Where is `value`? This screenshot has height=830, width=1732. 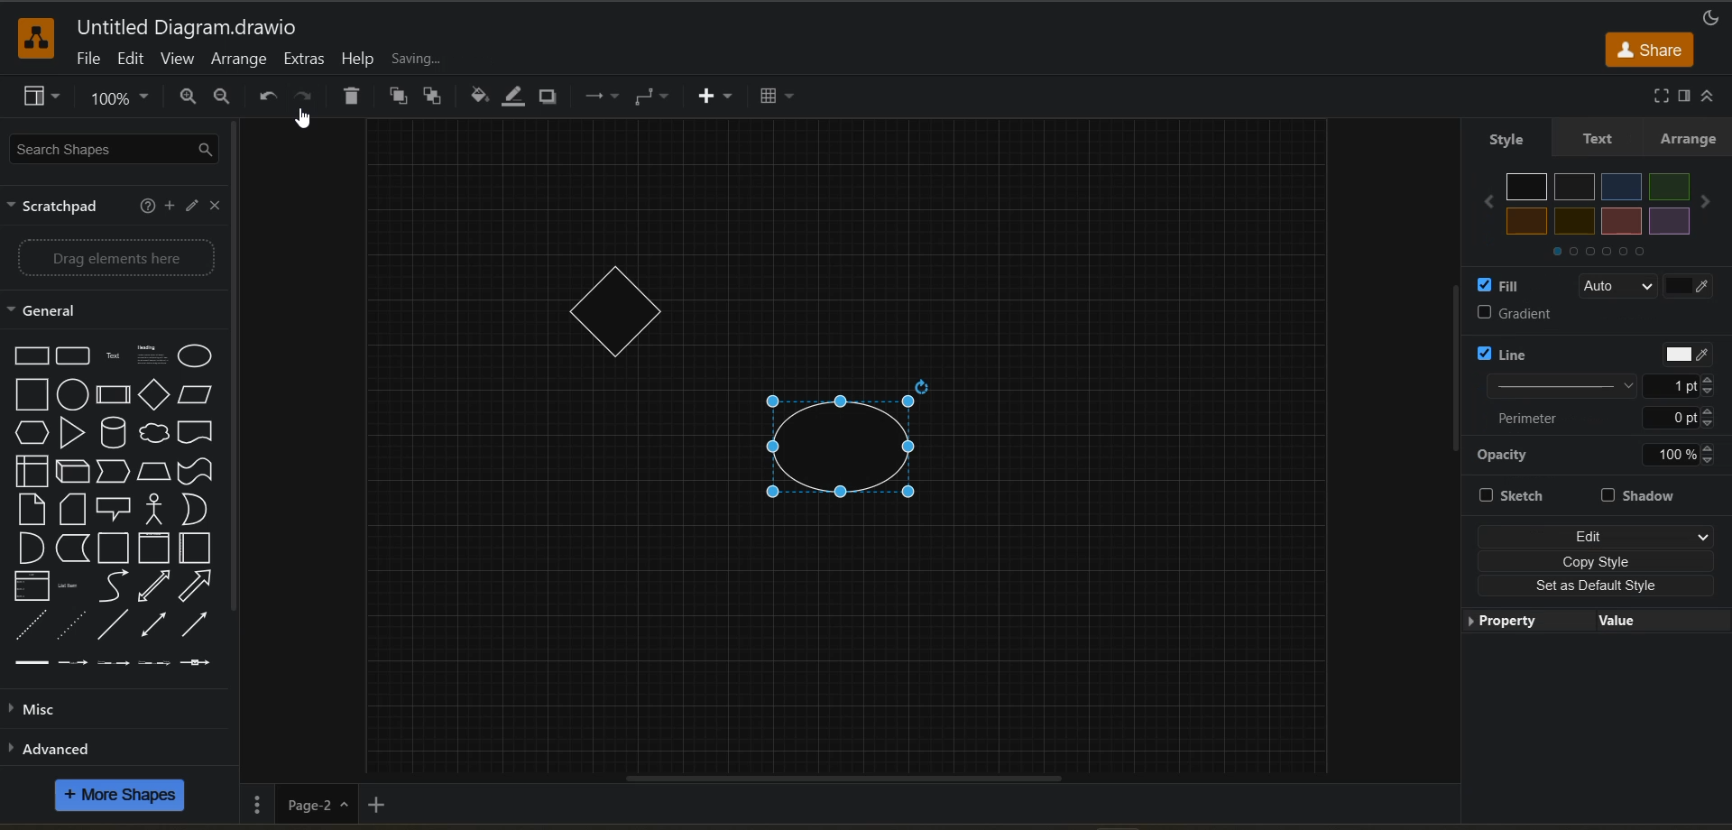
value is located at coordinates (1658, 622).